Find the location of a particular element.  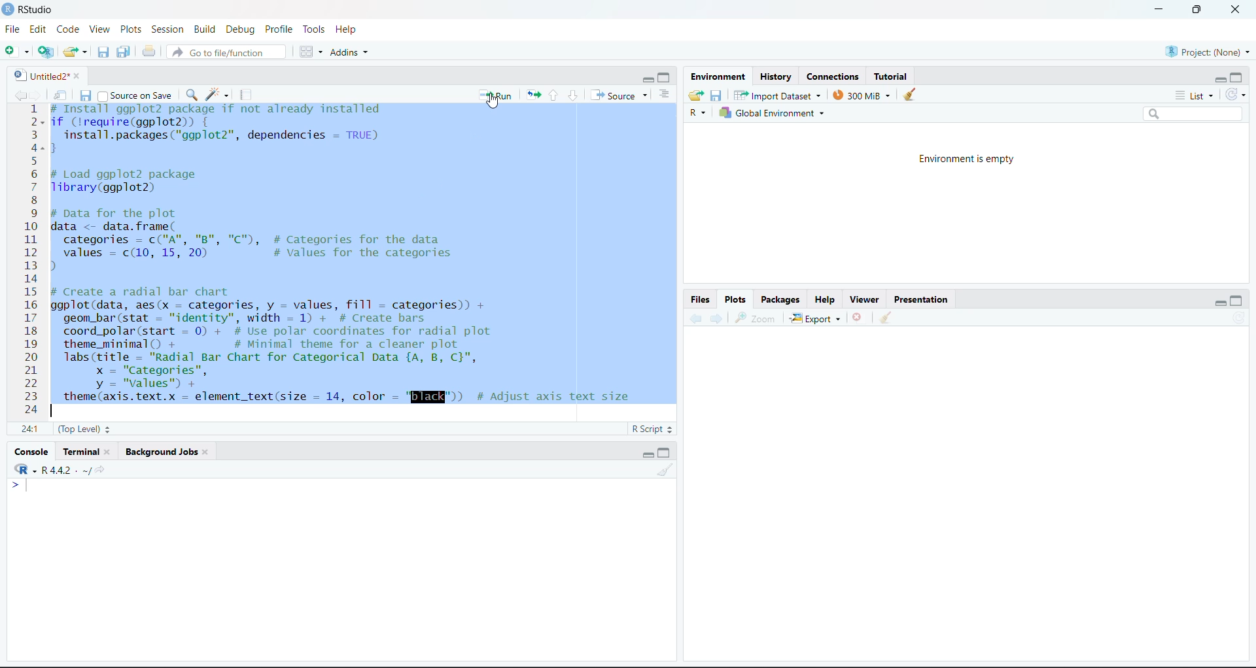

Plots is located at coordinates (737, 299).